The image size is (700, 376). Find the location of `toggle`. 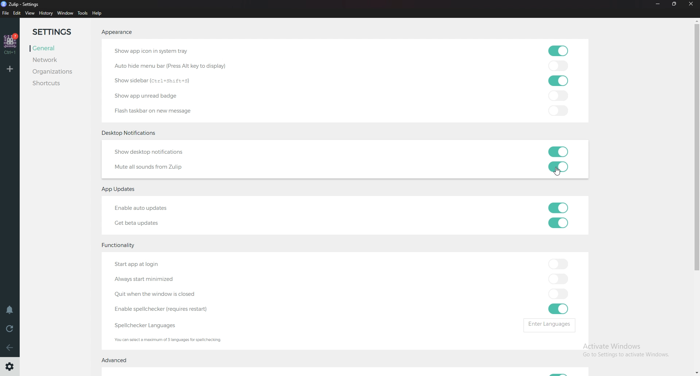

toggle is located at coordinates (559, 152).